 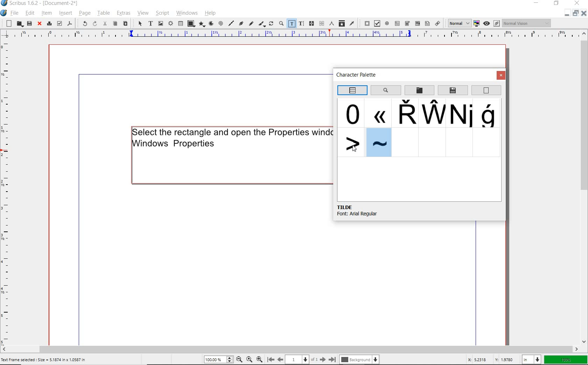 What do you see at coordinates (360, 359) in the screenshot?
I see `Background` at bounding box center [360, 359].